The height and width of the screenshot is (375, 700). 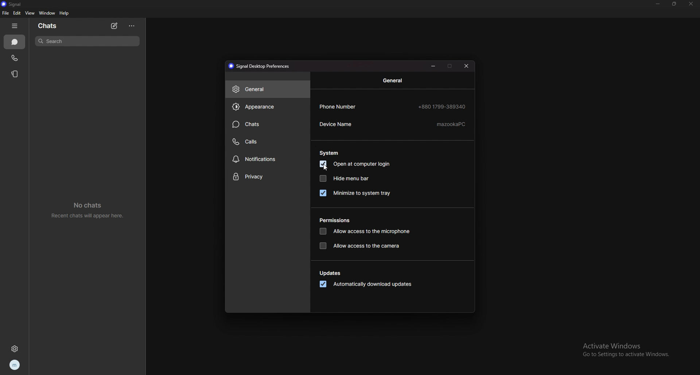 What do you see at coordinates (658, 4) in the screenshot?
I see `minimize` at bounding box center [658, 4].